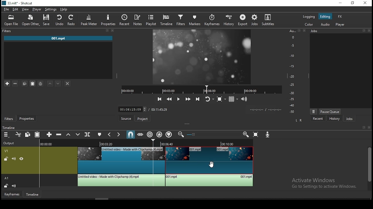  What do you see at coordinates (309, 17) in the screenshot?
I see `logging` at bounding box center [309, 17].